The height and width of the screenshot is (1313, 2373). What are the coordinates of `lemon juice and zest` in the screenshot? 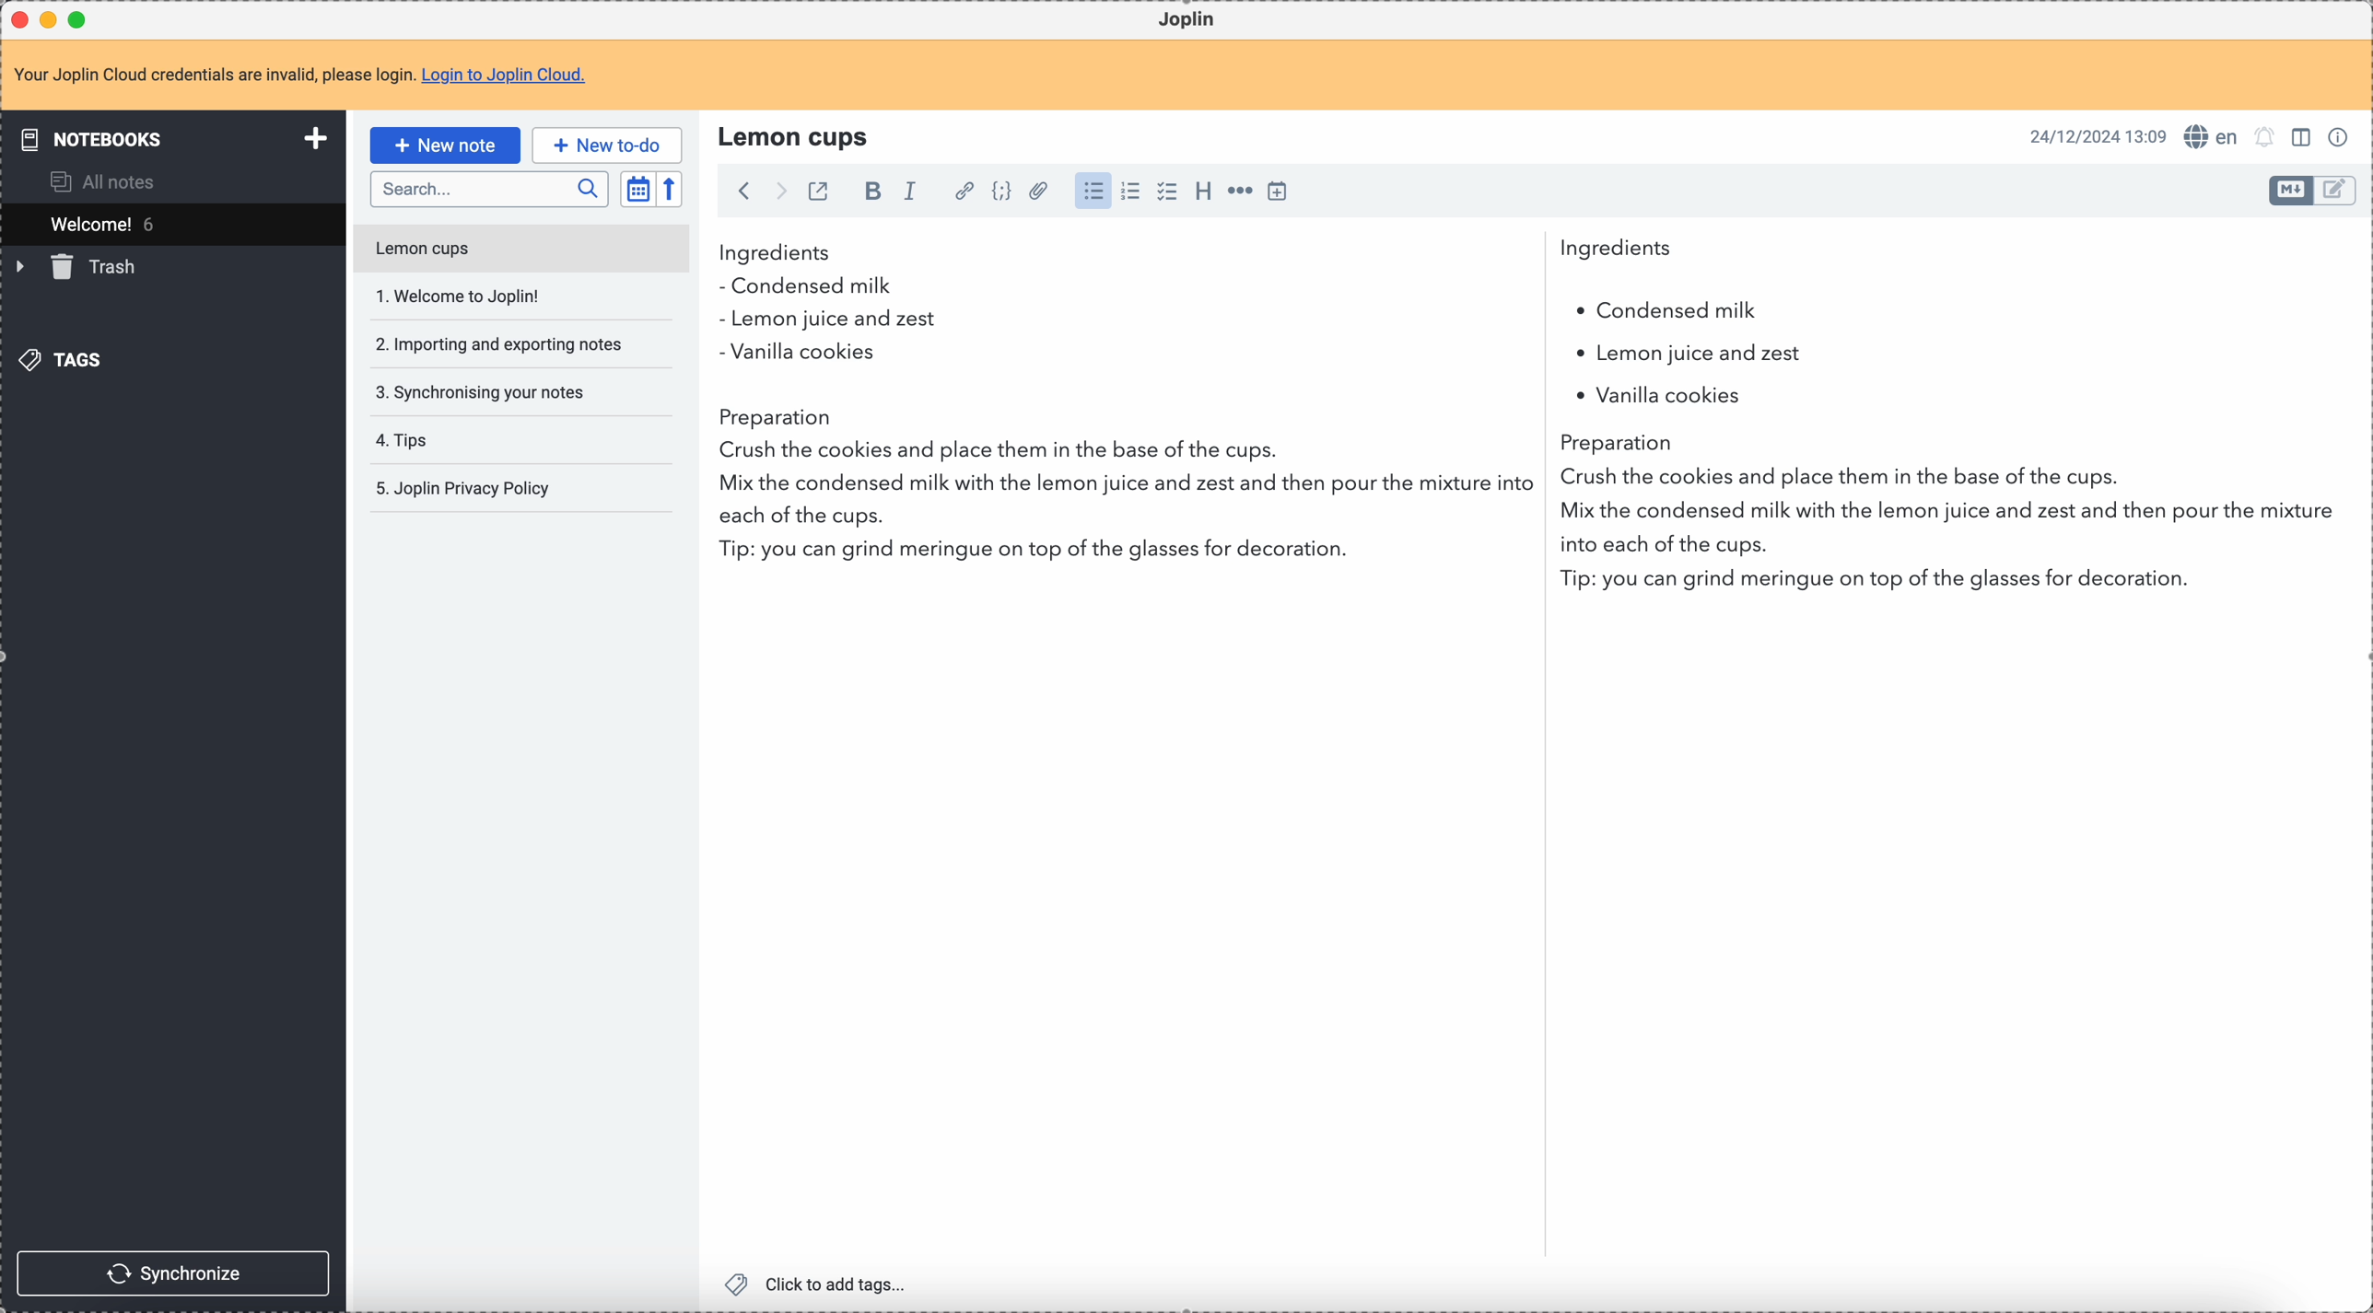 It's located at (1653, 356).